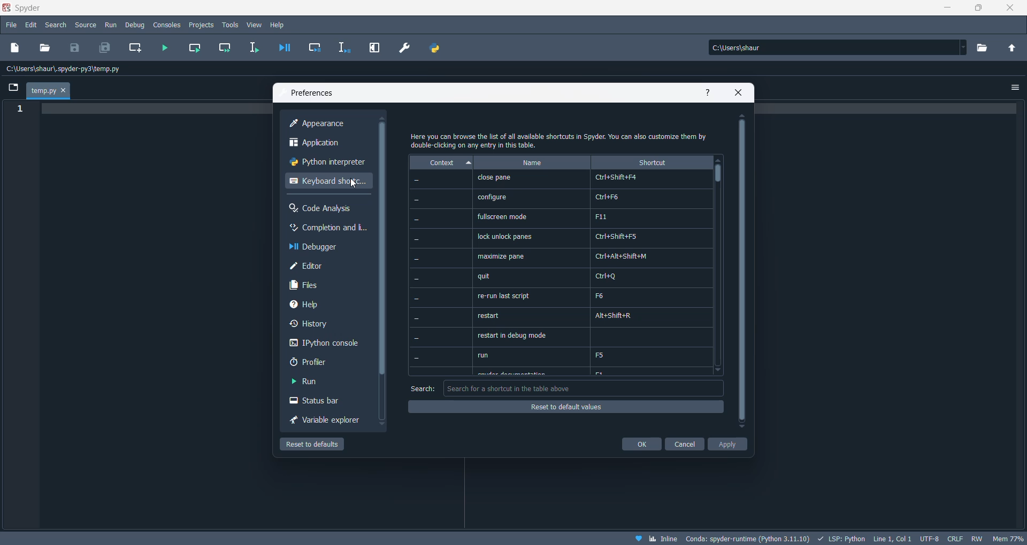 This screenshot has height=545, width=1027. What do you see at coordinates (439, 162) in the screenshot?
I see `context` at bounding box center [439, 162].